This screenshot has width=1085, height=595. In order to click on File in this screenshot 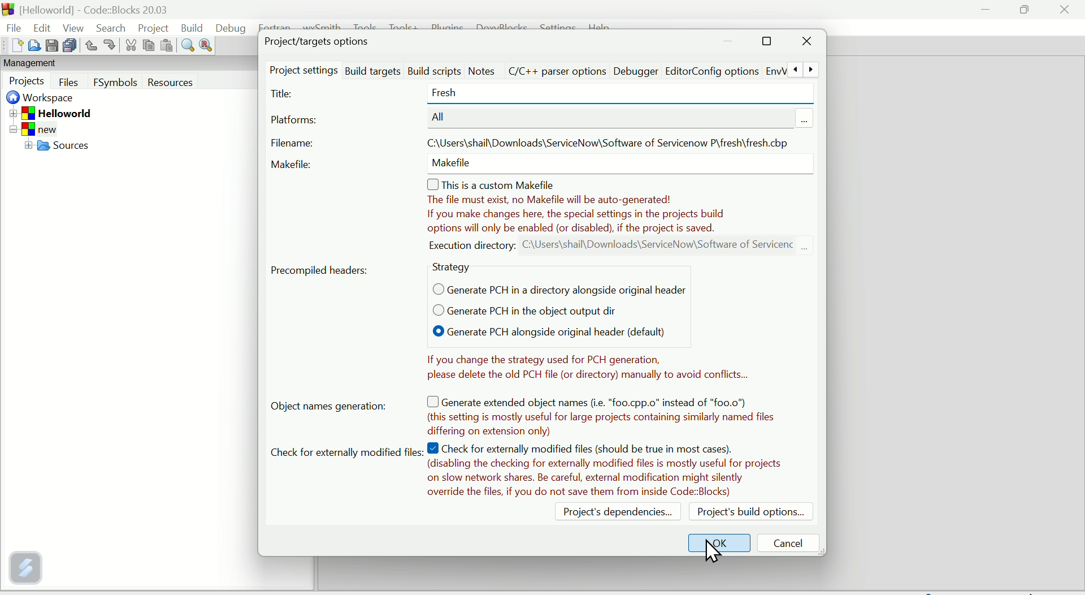, I will do `click(12, 27)`.